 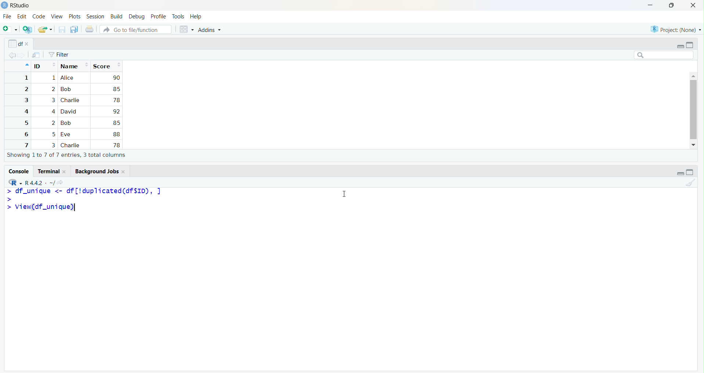 What do you see at coordinates (693, 109) in the screenshot?
I see `scroll bar` at bounding box center [693, 109].